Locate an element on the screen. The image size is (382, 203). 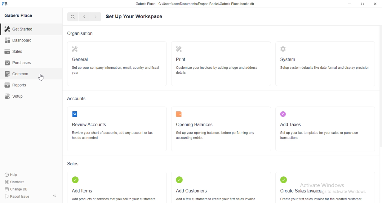
‘Add a few customers to create your first sales invoice is located at coordinates (216, 198).